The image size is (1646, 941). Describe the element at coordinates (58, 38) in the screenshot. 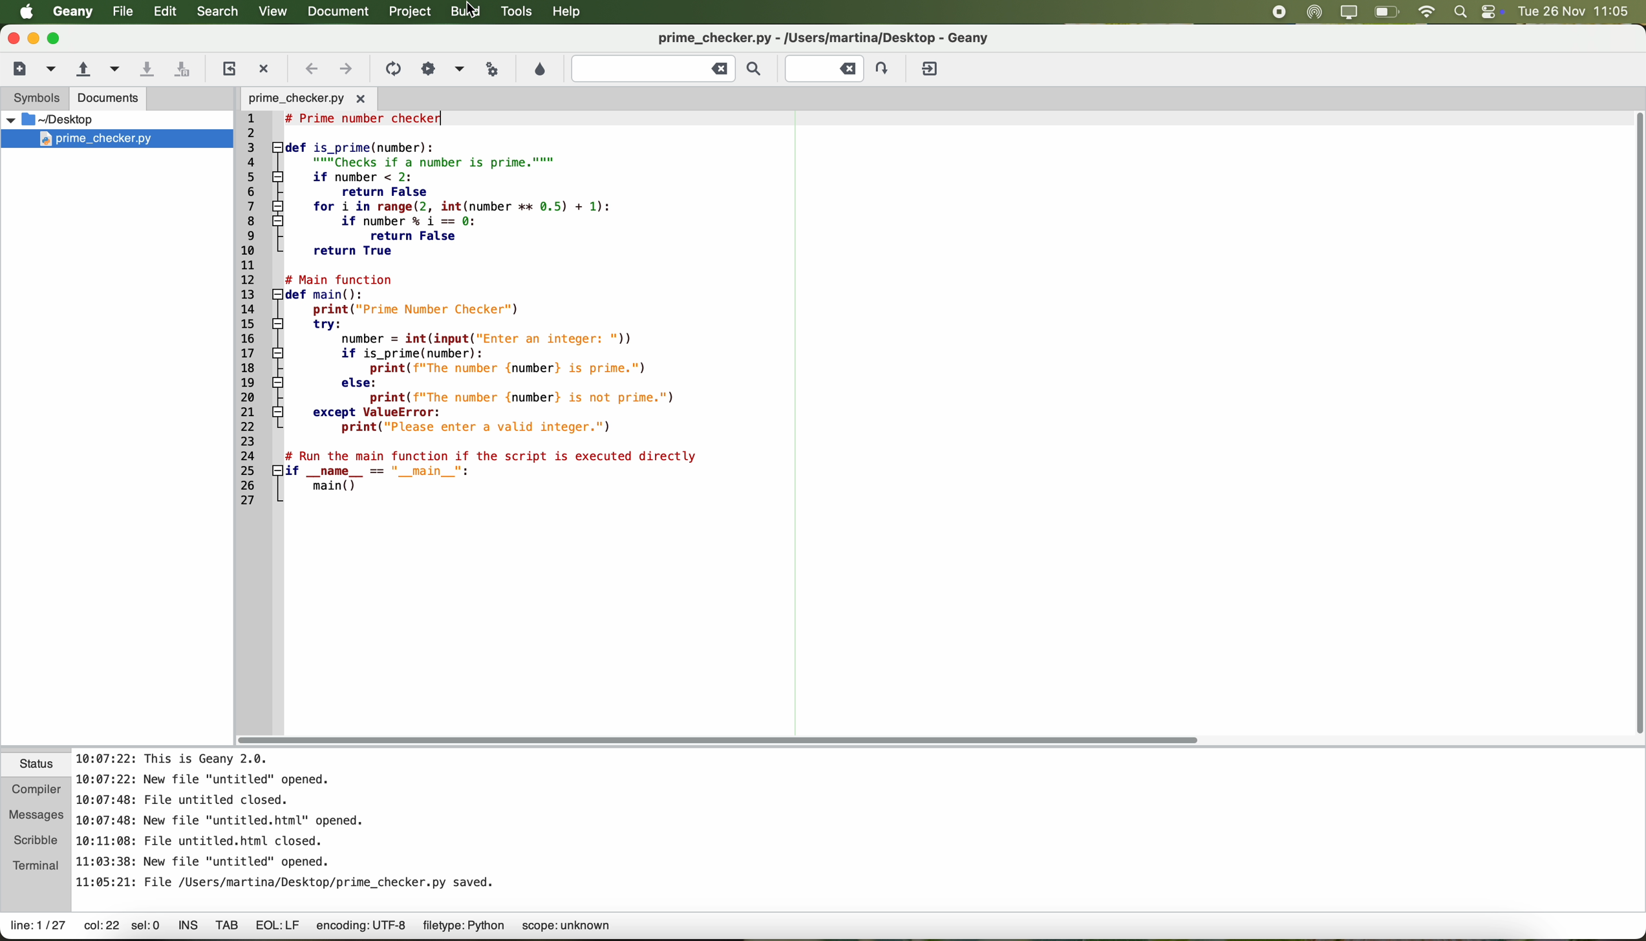

I see `maximize Geany` at that location.